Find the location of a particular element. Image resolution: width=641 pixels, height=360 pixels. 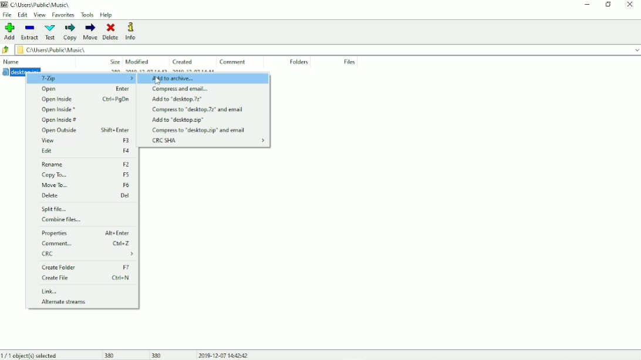

desktop.ini is located at coordinates (108, 70).